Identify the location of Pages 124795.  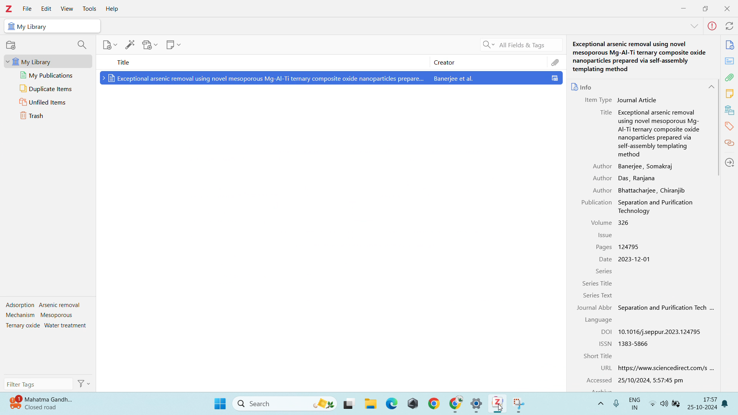
(620, 247).